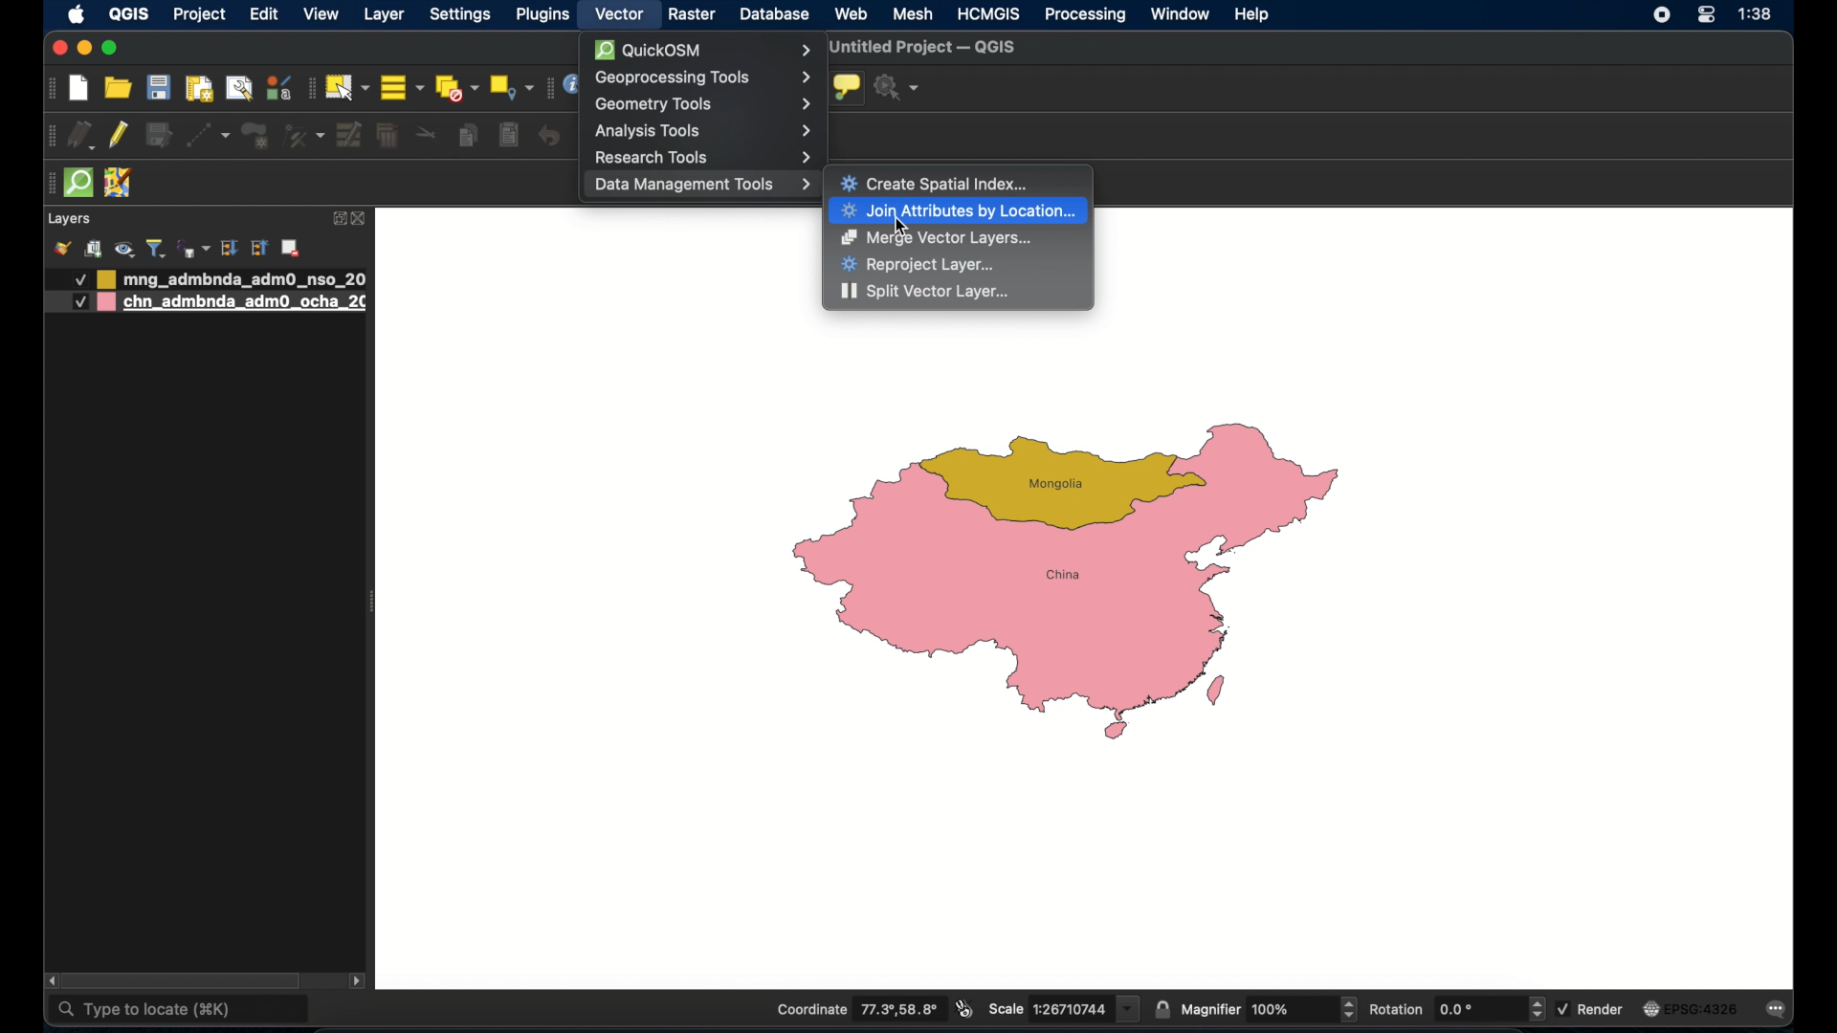  I want to click on information, so click(571, 89).